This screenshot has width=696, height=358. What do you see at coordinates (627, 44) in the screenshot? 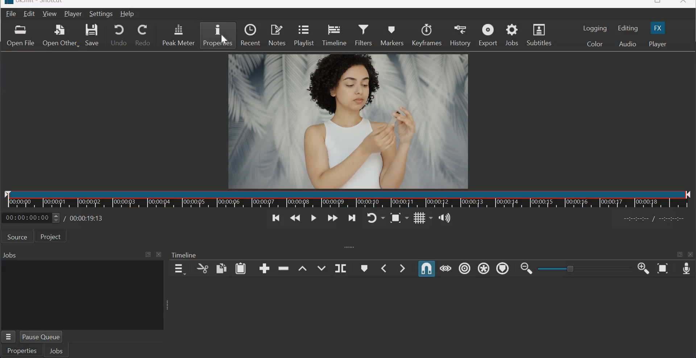
I see `Audio` at bounding box center [627, 44].